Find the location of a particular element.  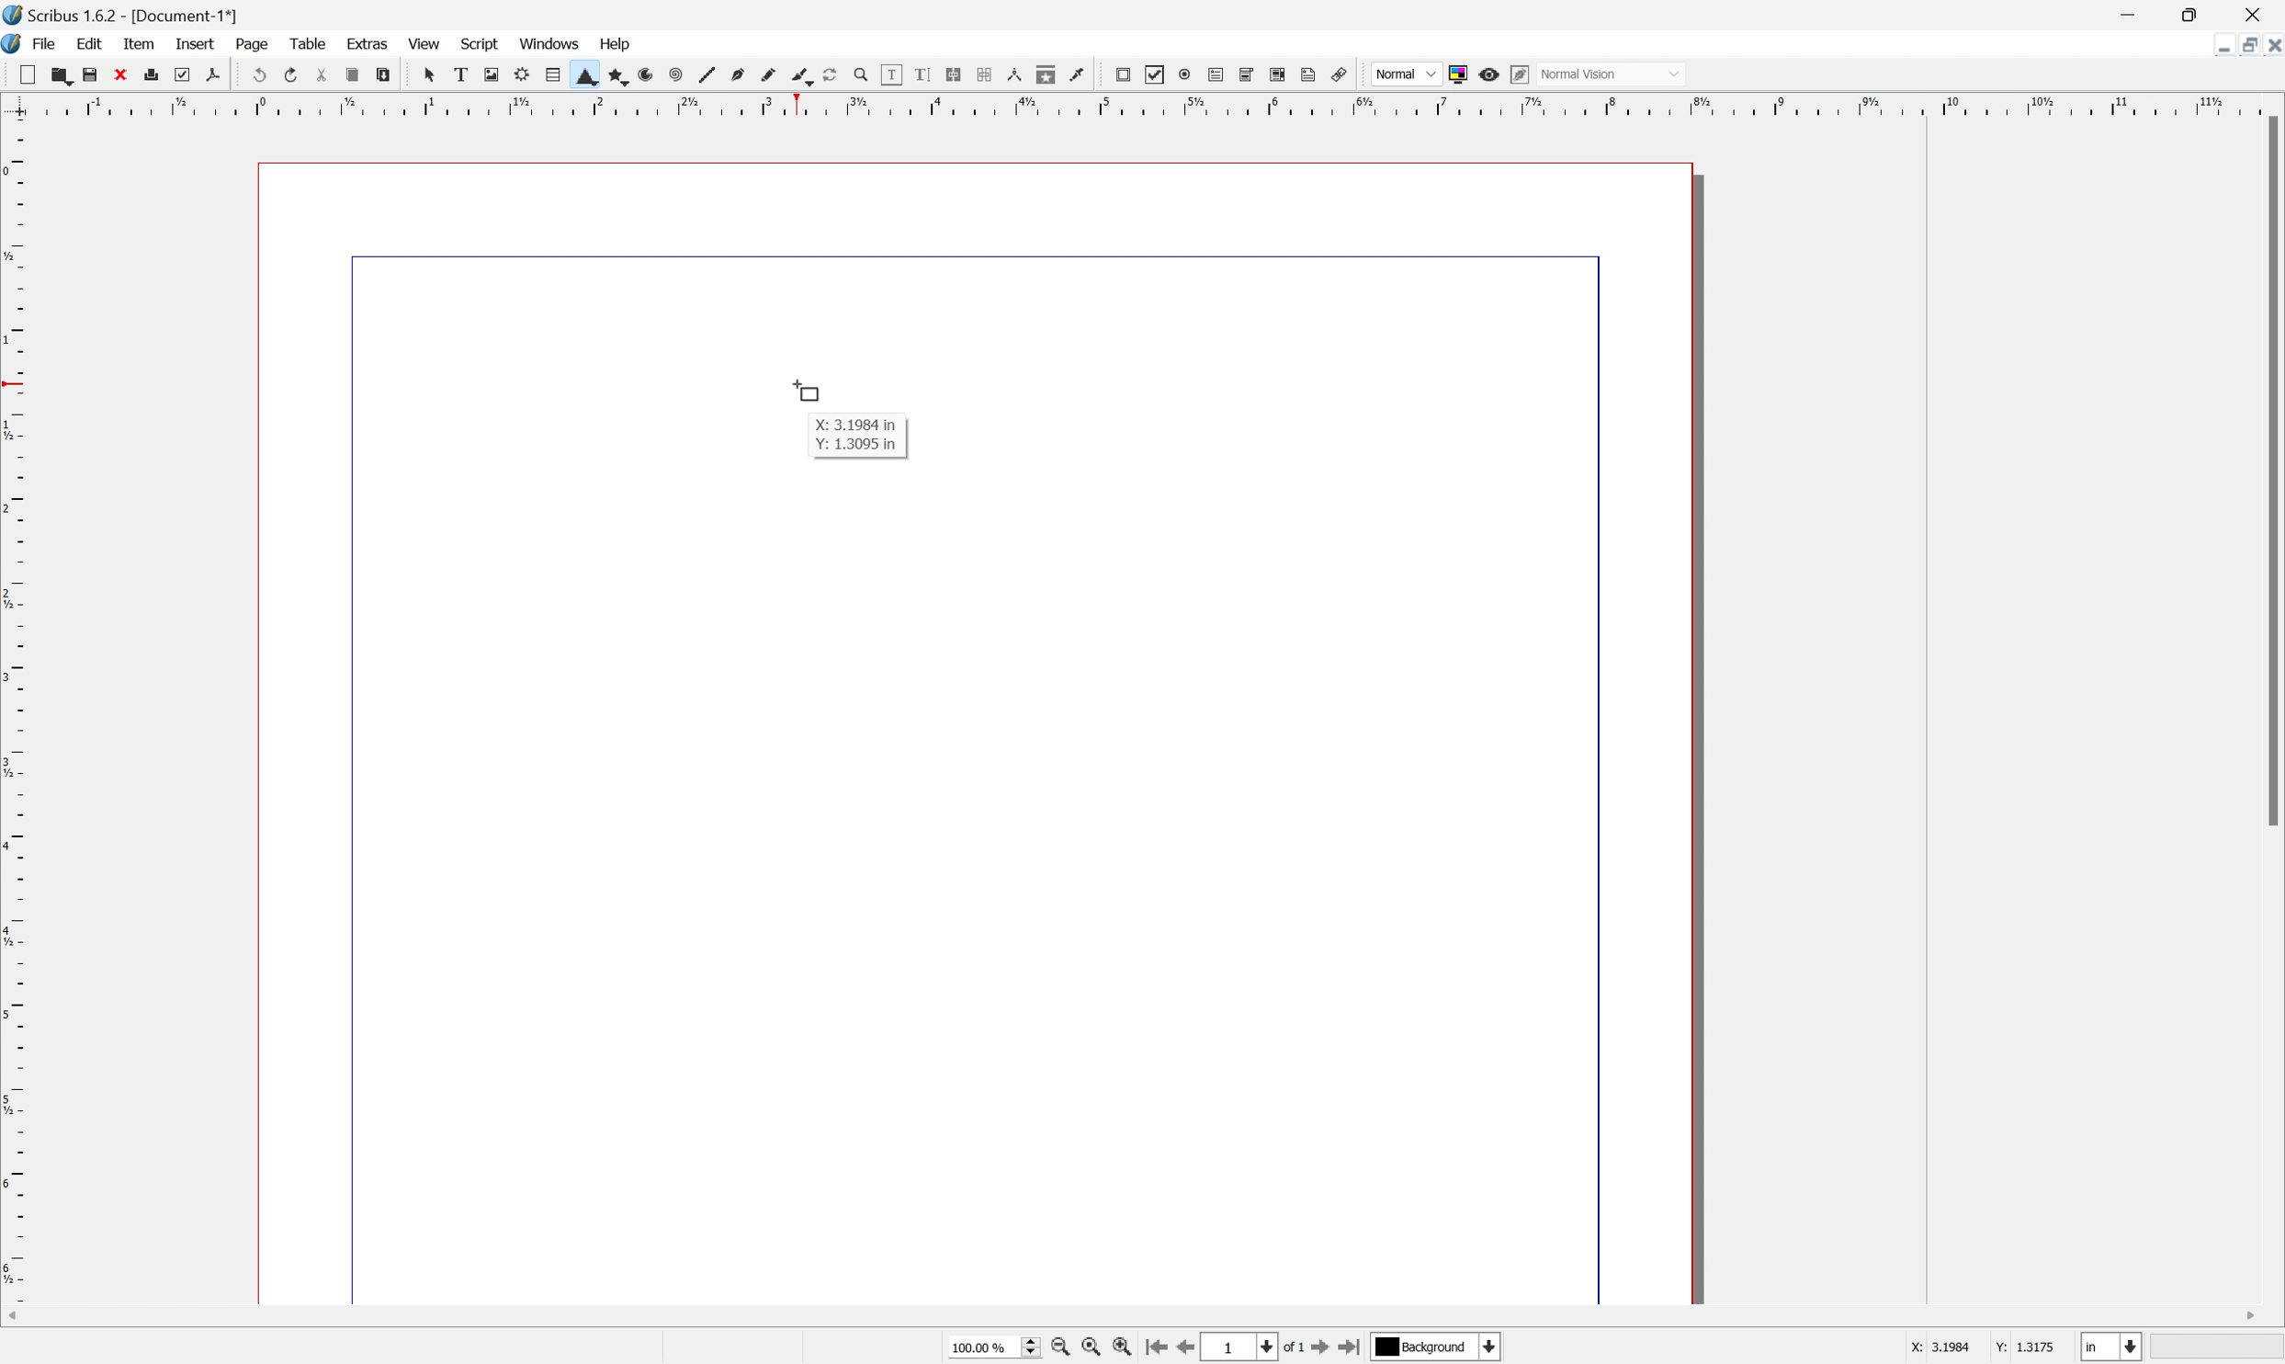

Preview mode is located at coordinates (1488, 74).